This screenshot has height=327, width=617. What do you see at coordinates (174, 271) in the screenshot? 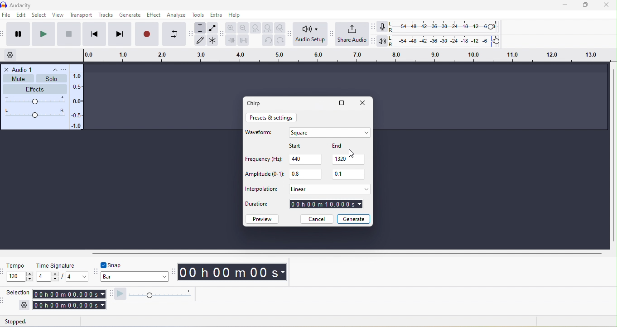
I see `audacity time toolbar` at bounding box center [174, 271].